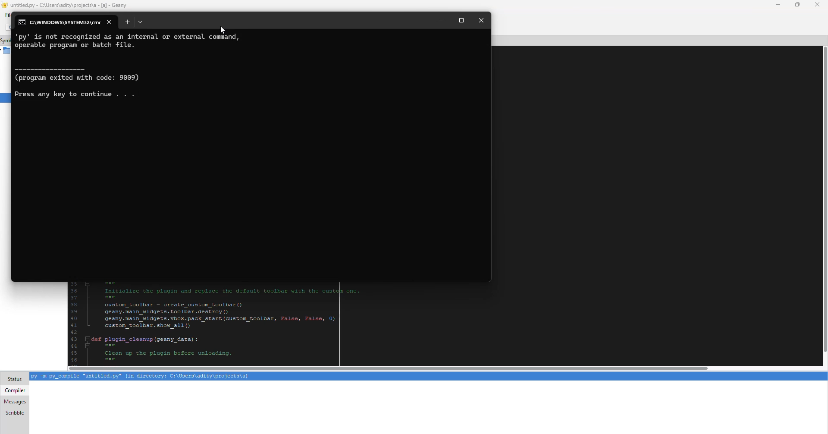 The width and height of the screenshot is (828, 434). Describe the element at coordinates (78, 94) in the screenshot. I see `press any key` at that location.